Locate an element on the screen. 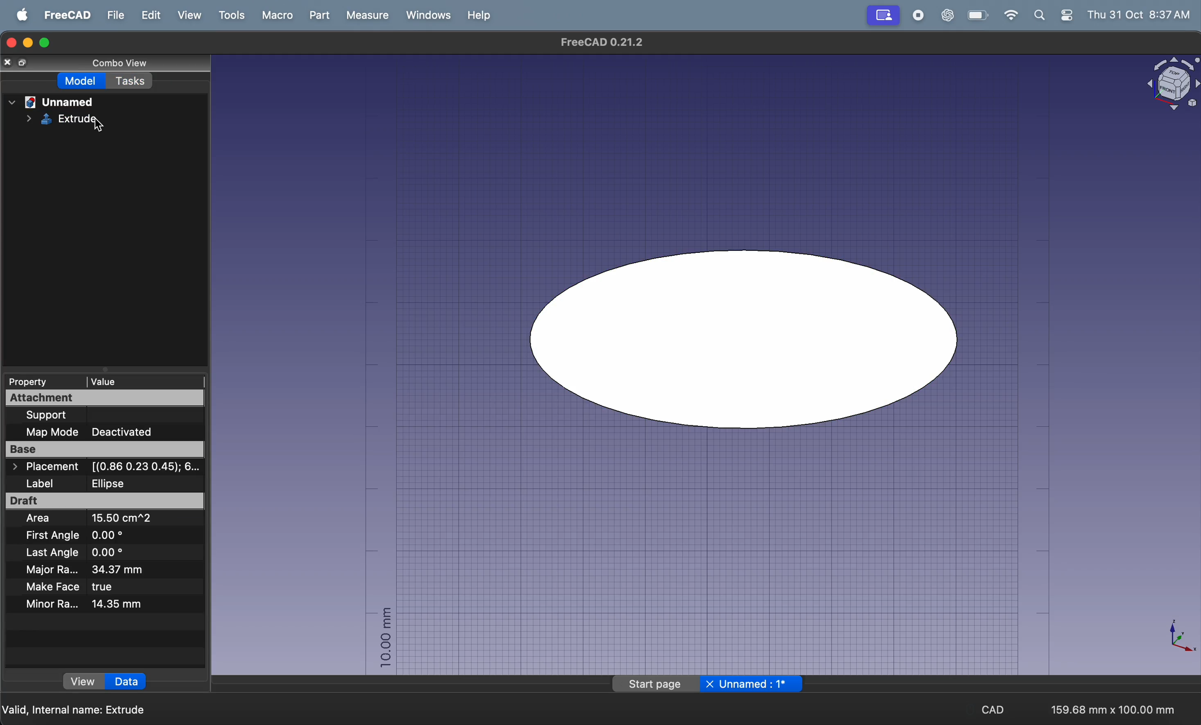 This screenshot has height=725, width=1201. Screen mirror is located at coordinates (883, 16).